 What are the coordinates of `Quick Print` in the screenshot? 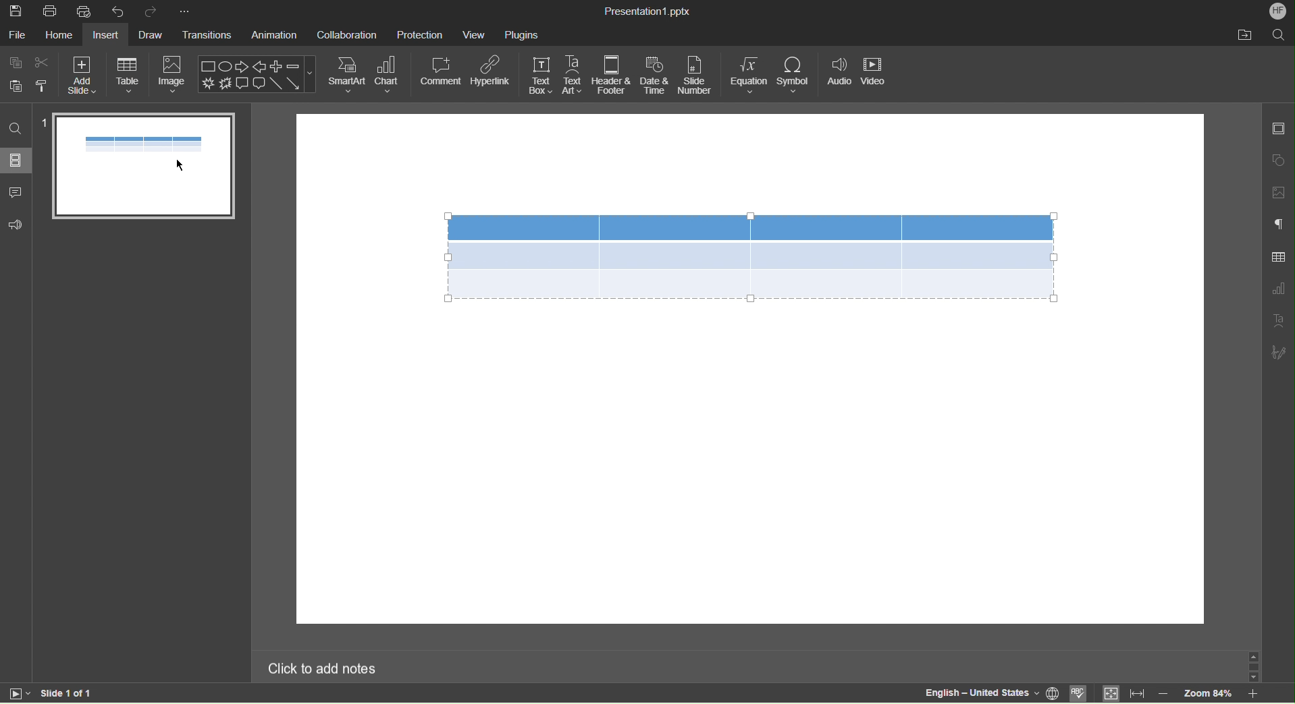 It's located at (86, 11).